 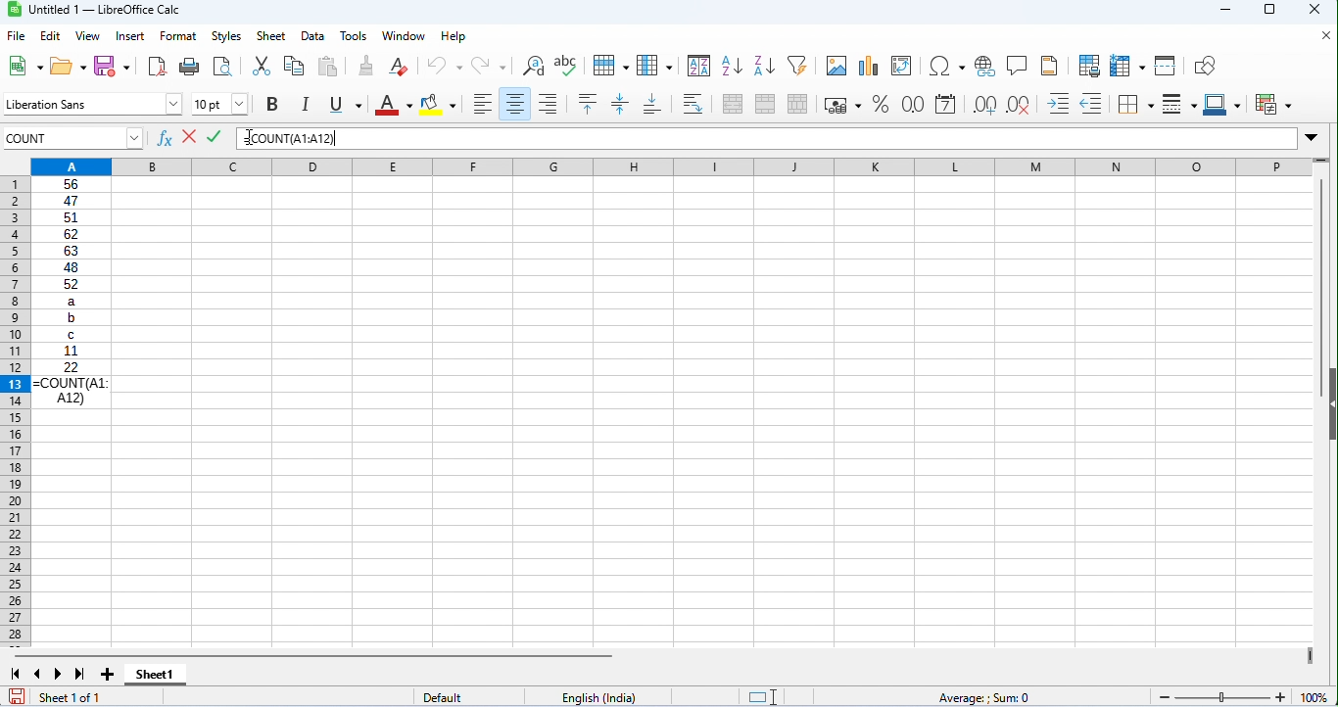 I want to click on insert header and footer, so click(x=1050, y=65).